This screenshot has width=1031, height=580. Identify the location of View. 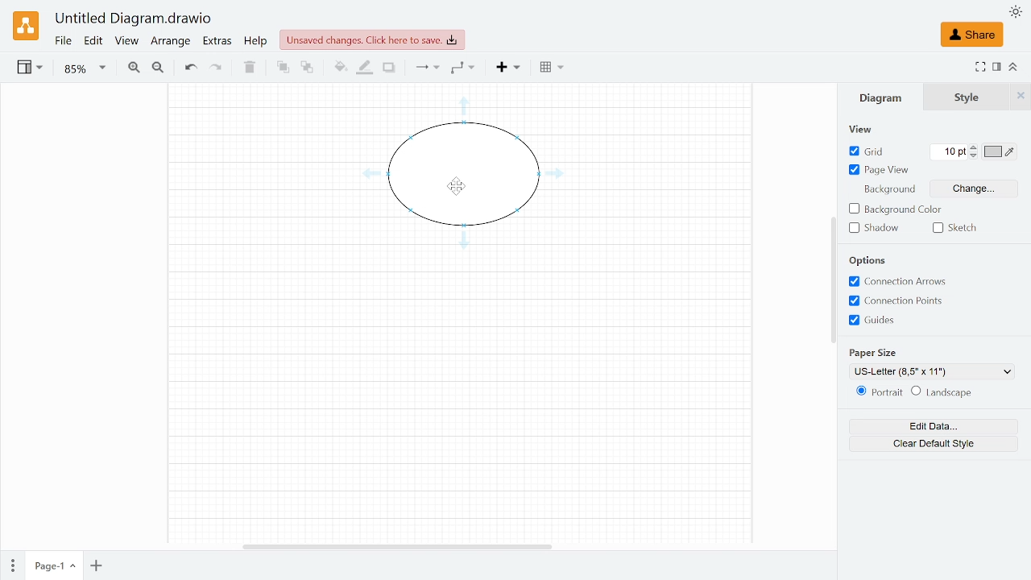
(31, 69).